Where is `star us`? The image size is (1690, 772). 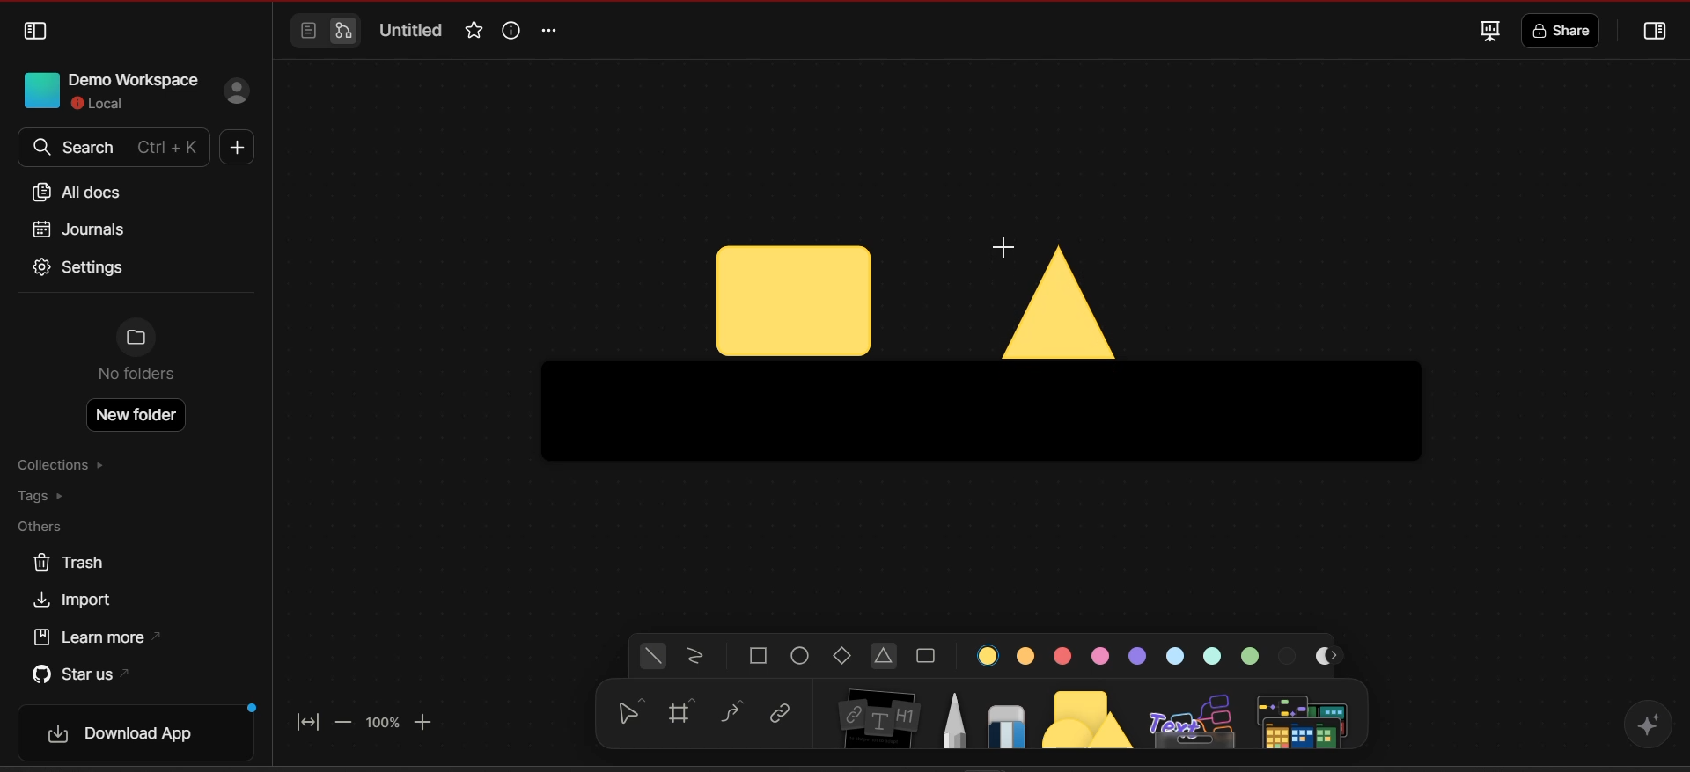
star us is located at coordinates (79, 673).